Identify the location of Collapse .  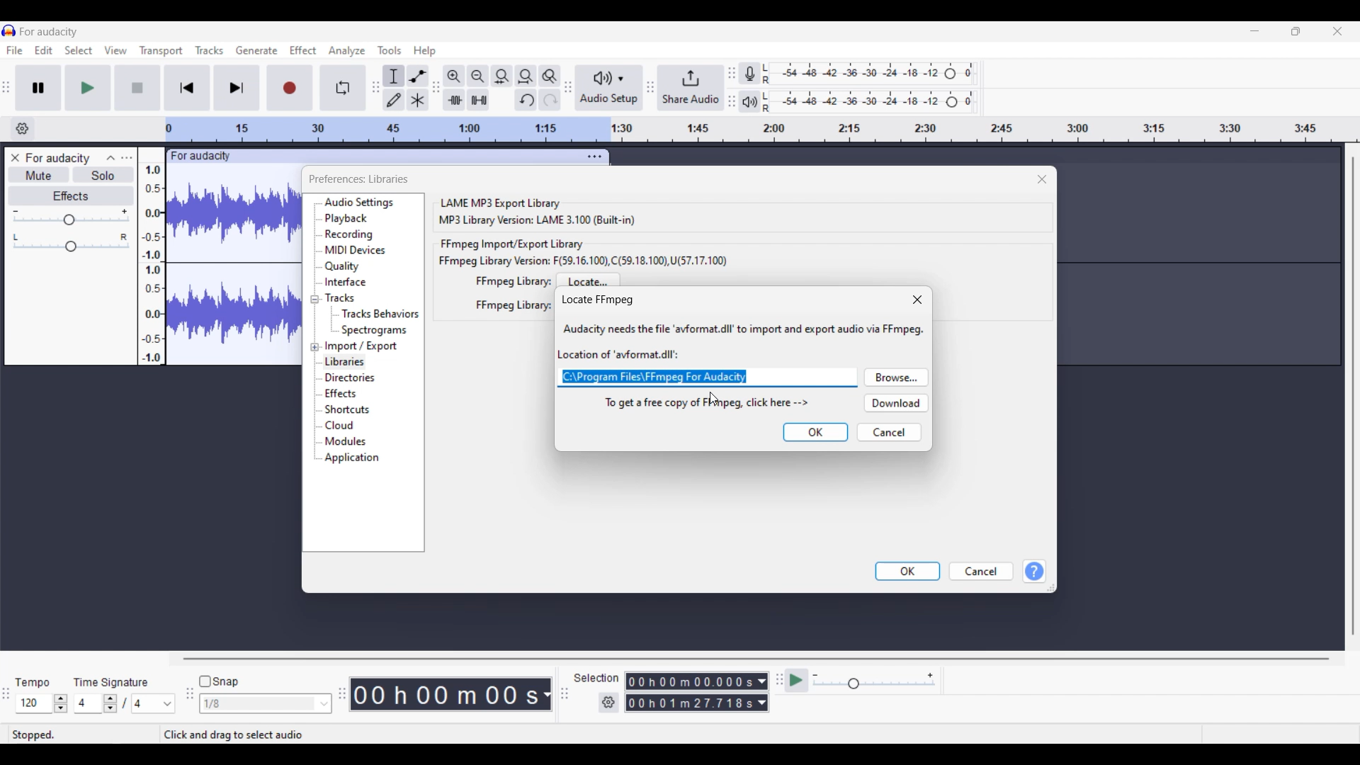
(111, 158).